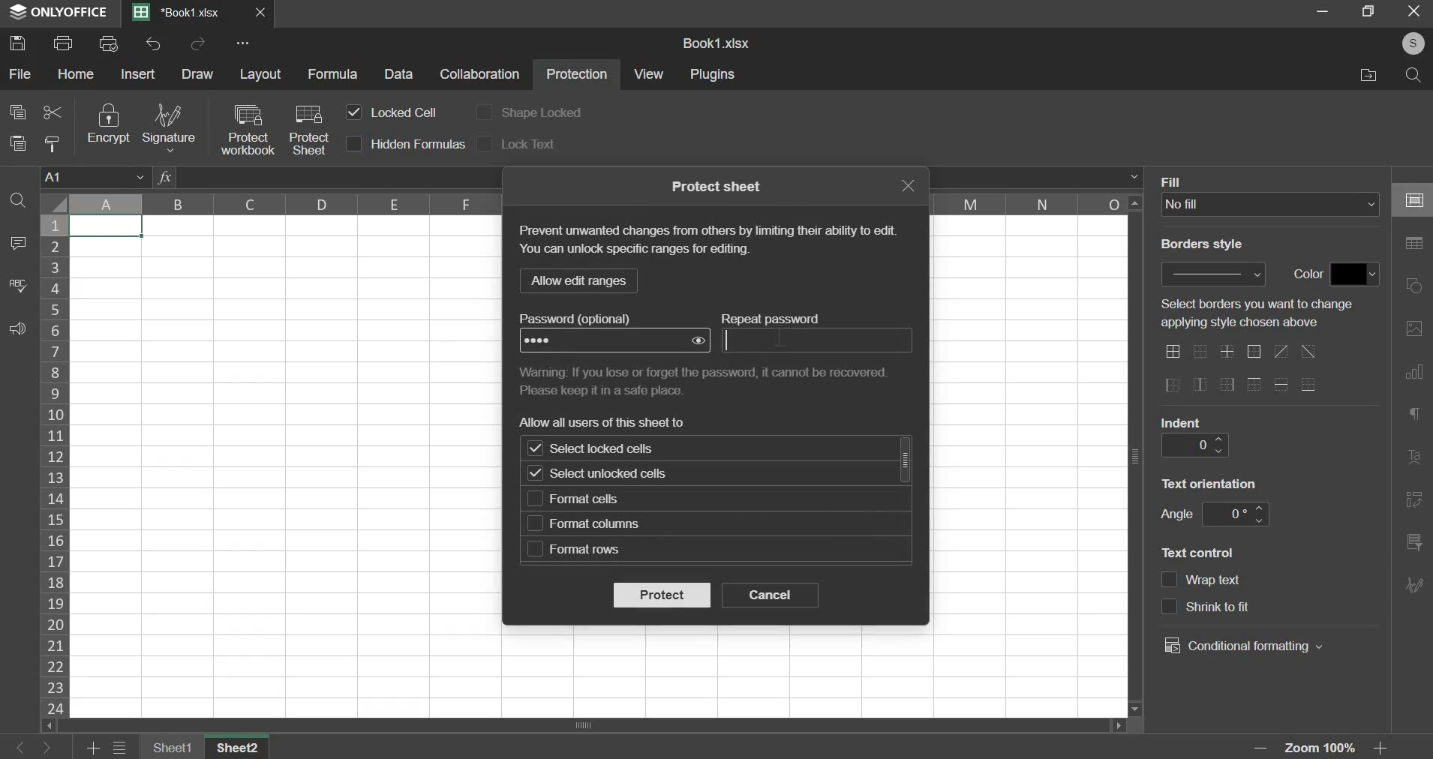 This screenshot has width=1433, height=759. Describe the element at coordinates (1271, 205) in the screenshot. I see `fill type` at that location.